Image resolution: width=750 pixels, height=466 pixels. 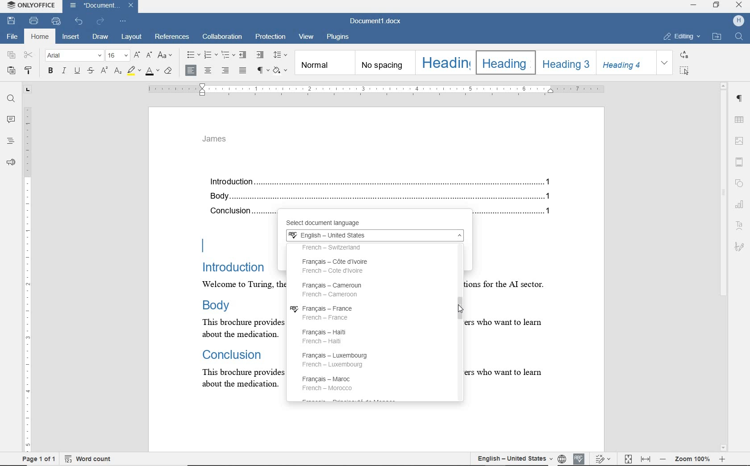 What do you see at coordinates (262, 70) in the screenshot?
I see `nonprinting characters` at bounding box center [262, 70].